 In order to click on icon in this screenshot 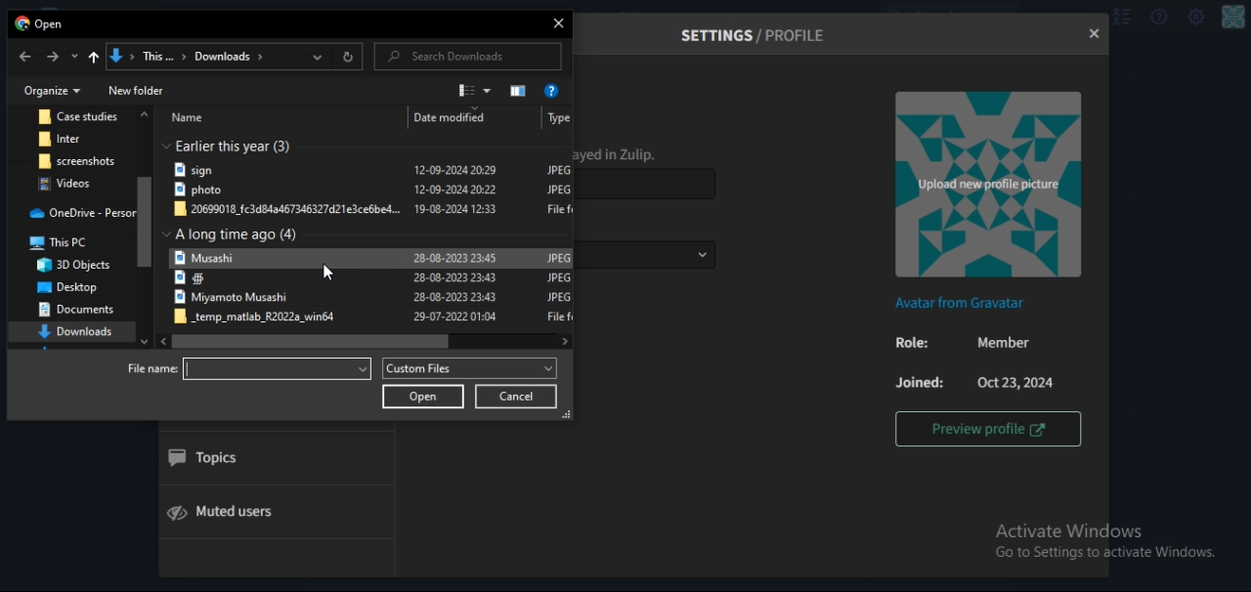, I will do `click(520, 90)`.